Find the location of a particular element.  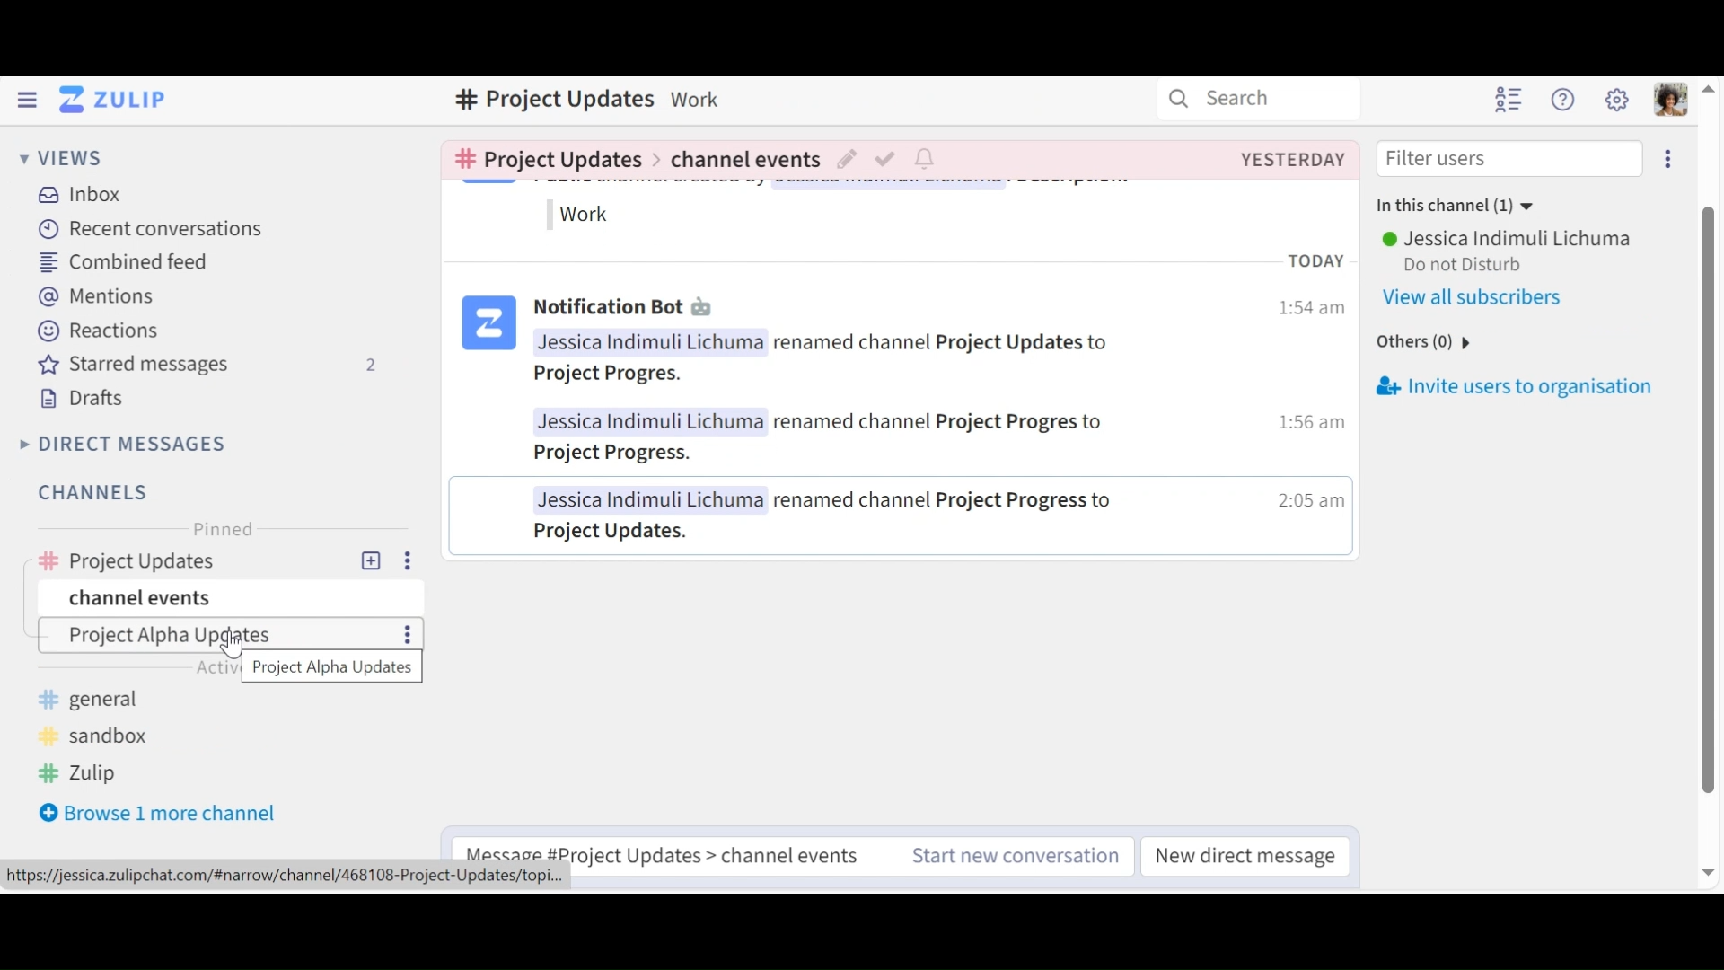

Inbox is located at coordinates (77, 197).